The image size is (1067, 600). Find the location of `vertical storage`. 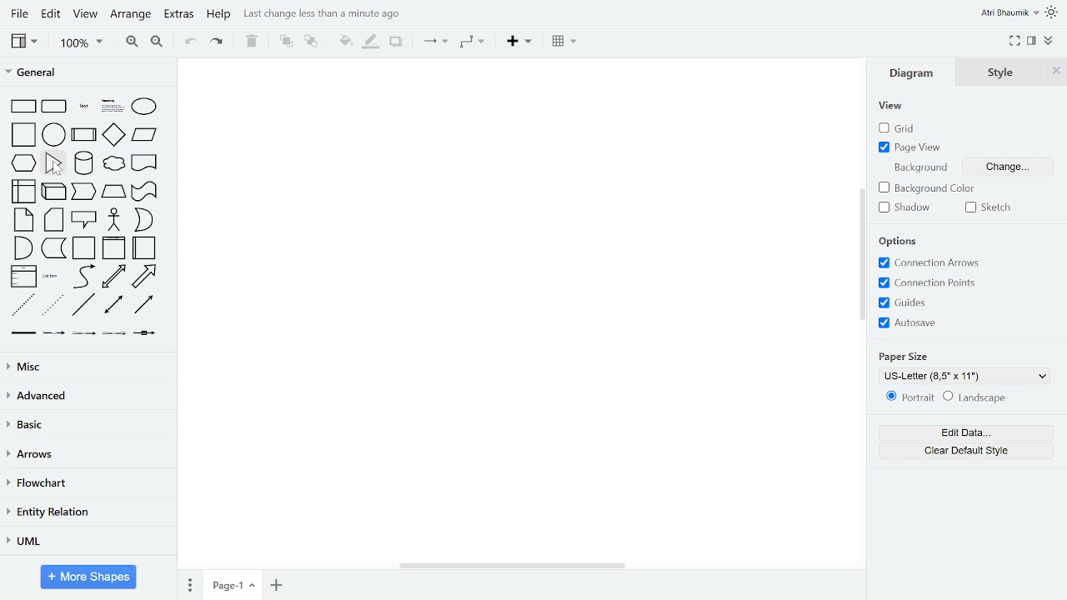

vertical storage is located at coordinates (113, 248).